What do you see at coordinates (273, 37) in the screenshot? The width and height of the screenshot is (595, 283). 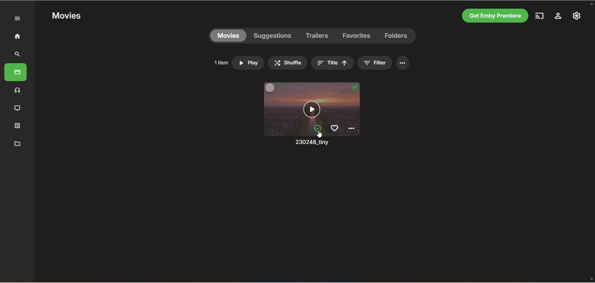 I see `suggestions` at bounding box center [273, 37].